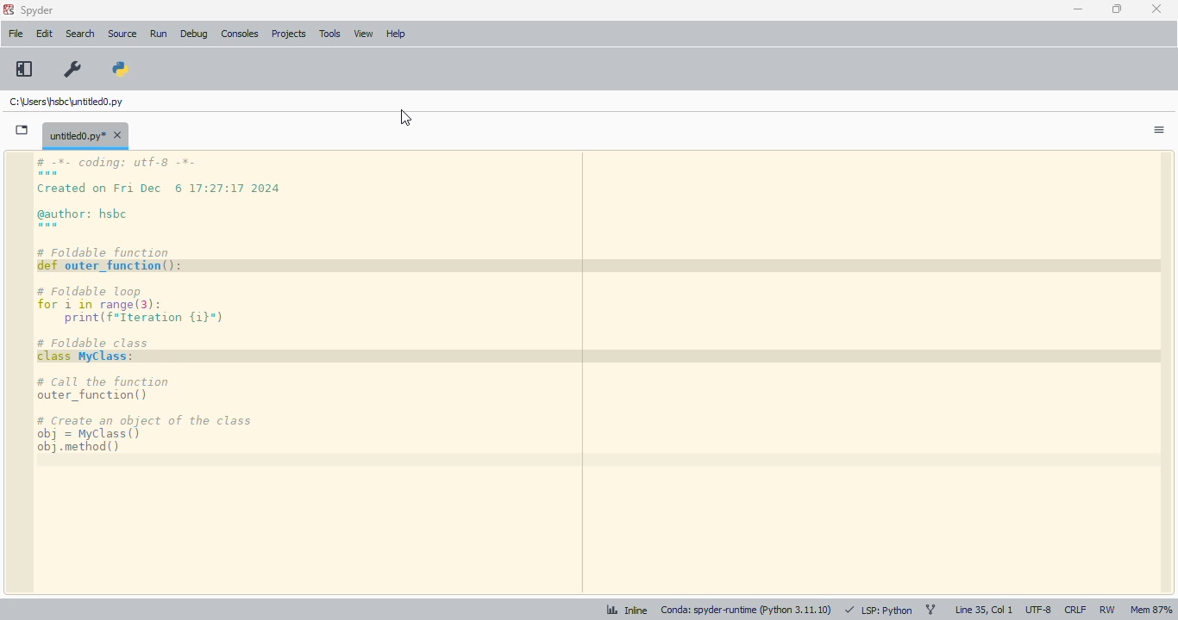 The width and height of the screenshot is (1178, 620). Describe the element at coordinates (66, 102) in the screenshot. I see `untitled0.py` at that location.